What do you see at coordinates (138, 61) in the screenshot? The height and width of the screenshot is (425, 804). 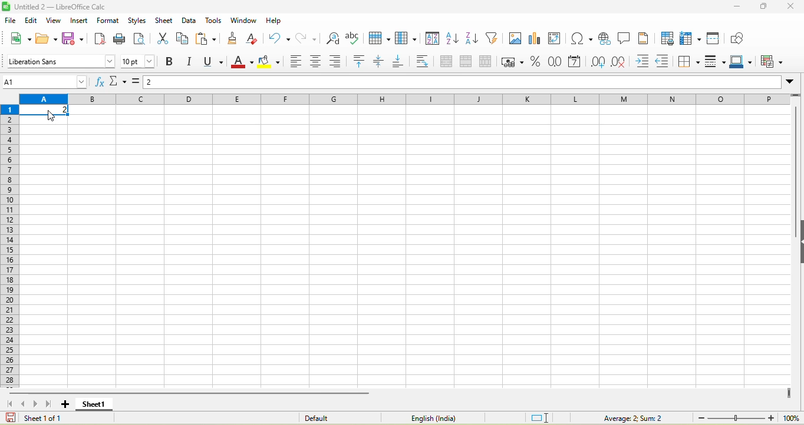 I see `font size` at bounding box center [138, 61].